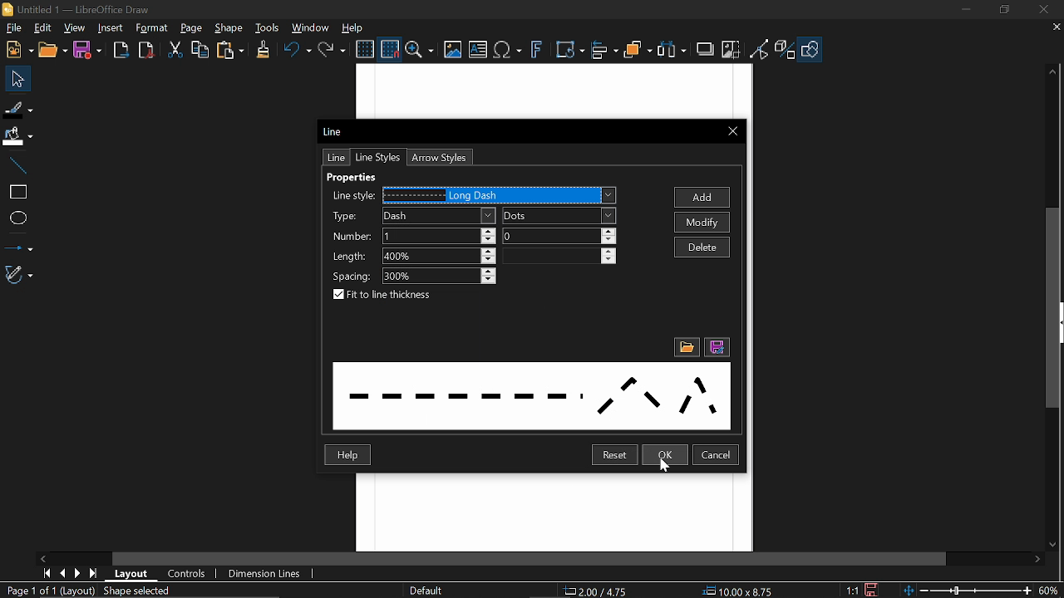 The image size is (1064, 598). I want to click on Edit, so click(44, 28).